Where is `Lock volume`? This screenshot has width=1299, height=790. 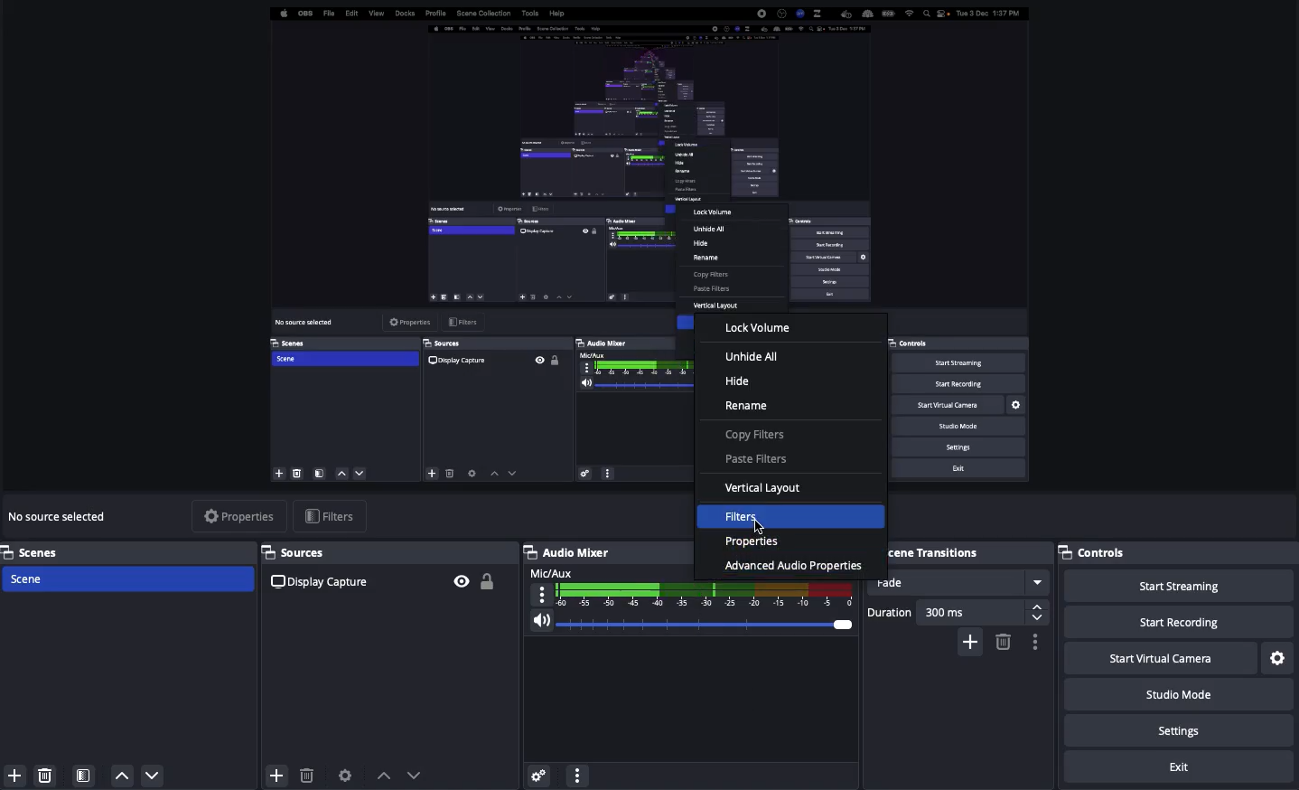
Lock volume is located at coordinates (761, 330).